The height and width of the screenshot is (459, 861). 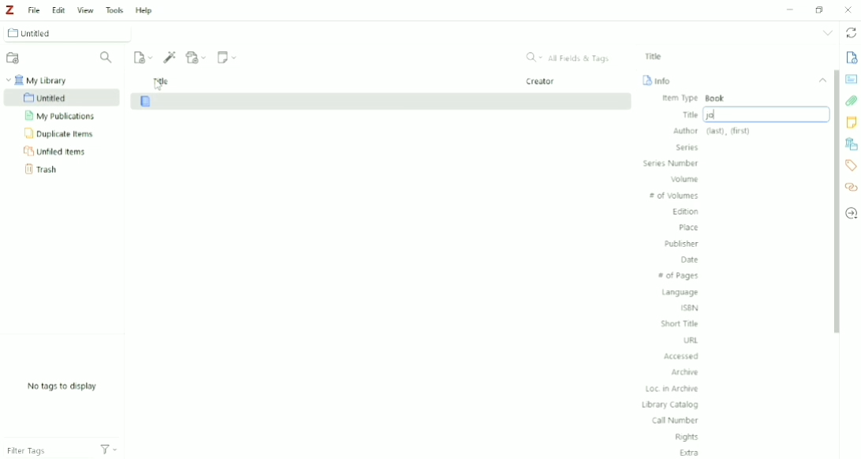 I want to click on Restore down, so click(x=821, y=9).